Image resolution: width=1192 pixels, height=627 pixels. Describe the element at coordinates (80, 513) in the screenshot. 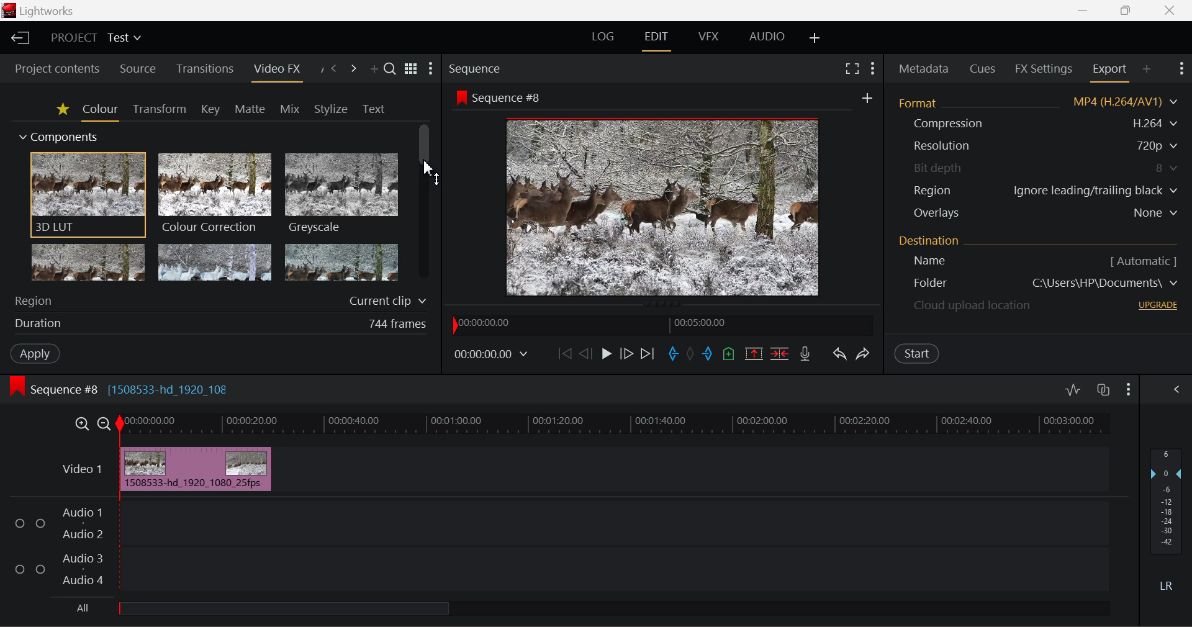

I see `Audio 1` at that location.